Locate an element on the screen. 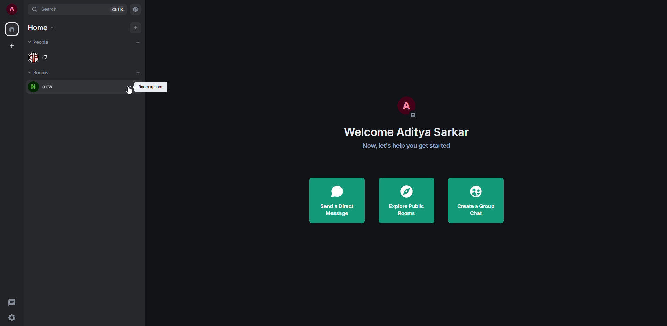 Image resolution: width=667 pixels, height=326 pixels. profile is located at coordinates (11, 9).